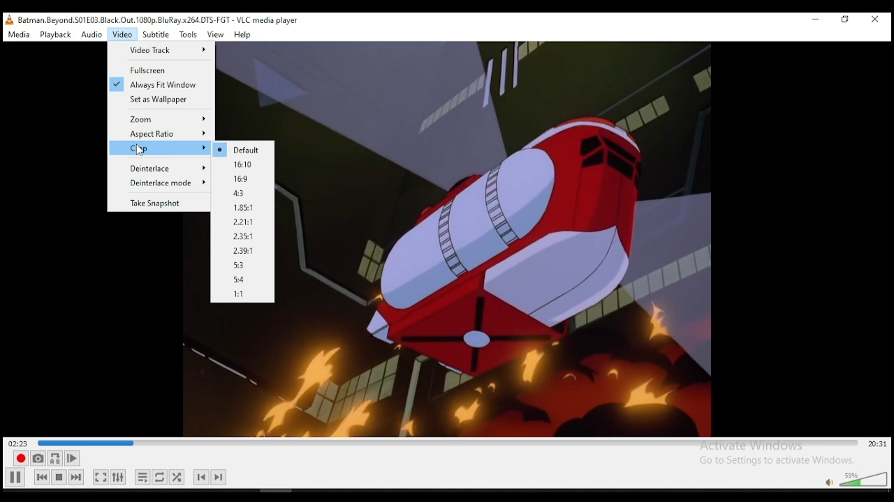 The height and width of the screenshot is (502, 894). What do you see at coordinates (56, 457) in the screenshot?
I see `loop between point A and point B.. click to add point A` at bounding box center [56, 457].